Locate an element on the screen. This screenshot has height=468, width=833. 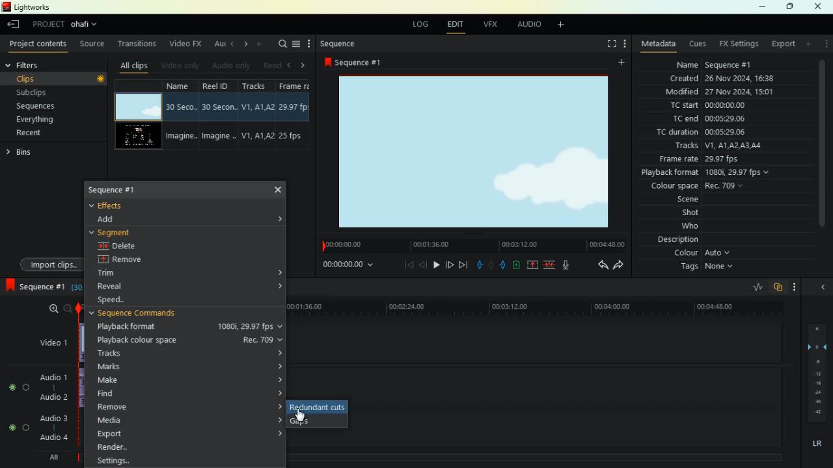
Accordion is located at coordinates (280, 271).